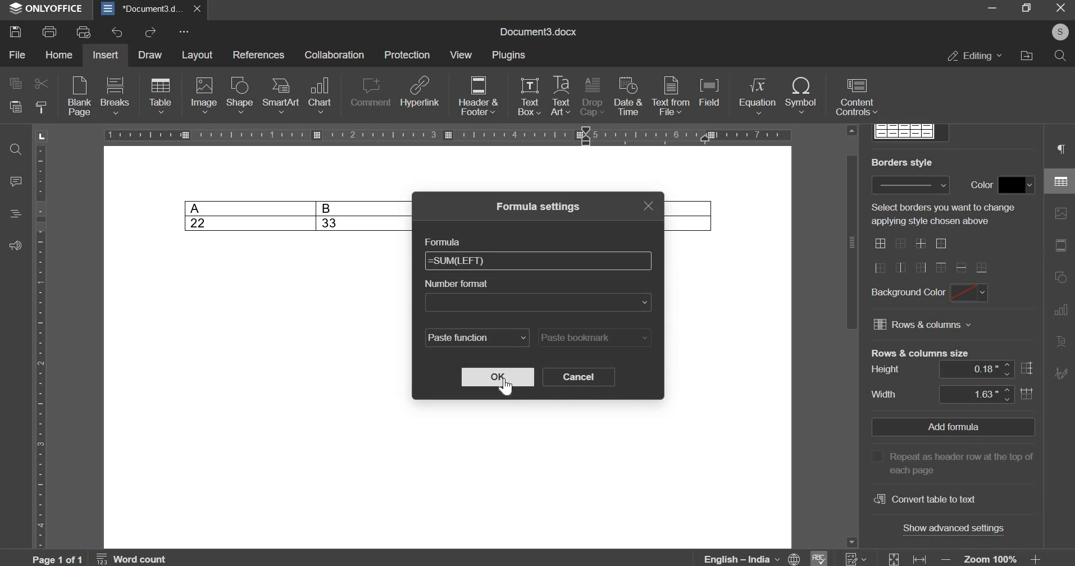 Image resolution: width=1075 pixels, height=566 pixels. Describe the element at coordinates (1035, 558) in the screenshot. I see `increase zoom` at that location.